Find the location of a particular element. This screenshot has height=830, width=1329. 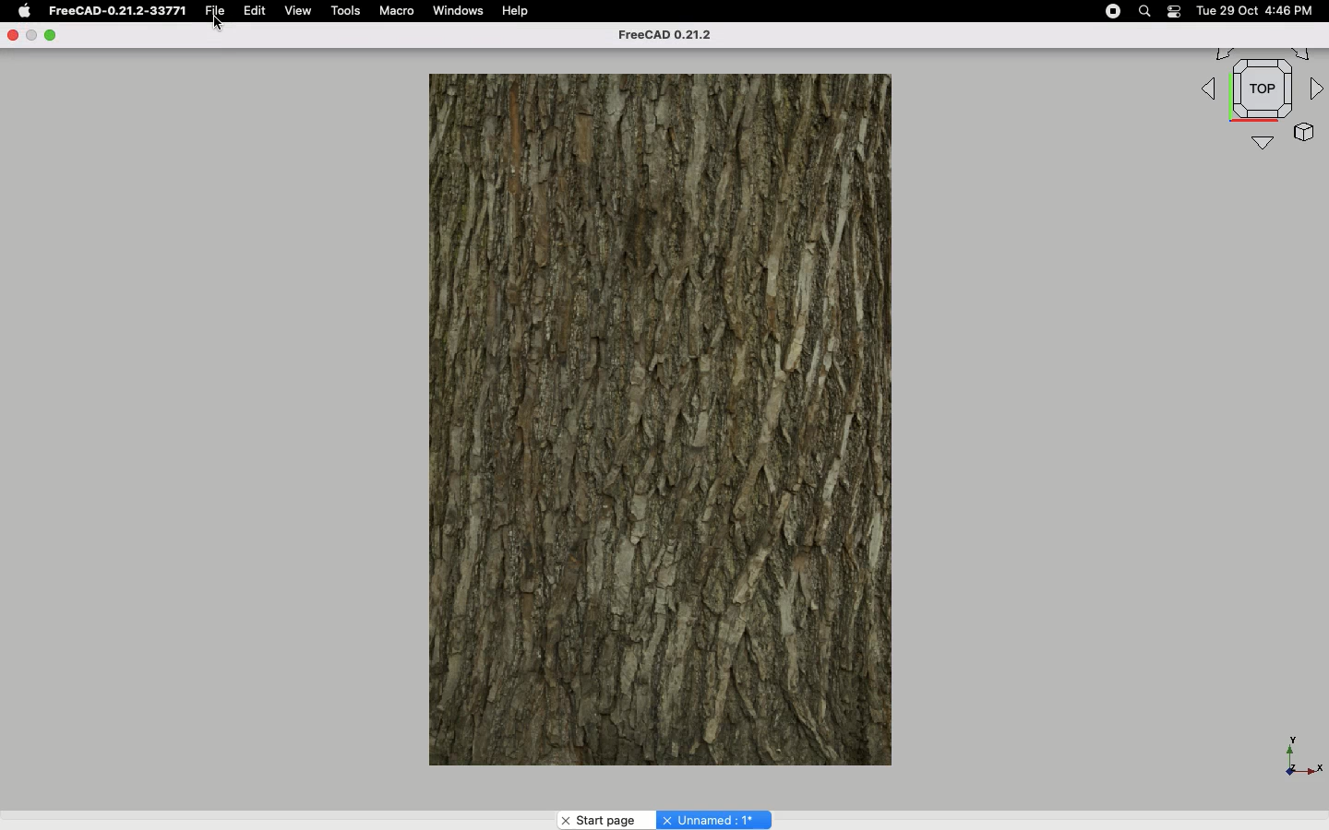

Notification is located at coordinates (1174, 11).